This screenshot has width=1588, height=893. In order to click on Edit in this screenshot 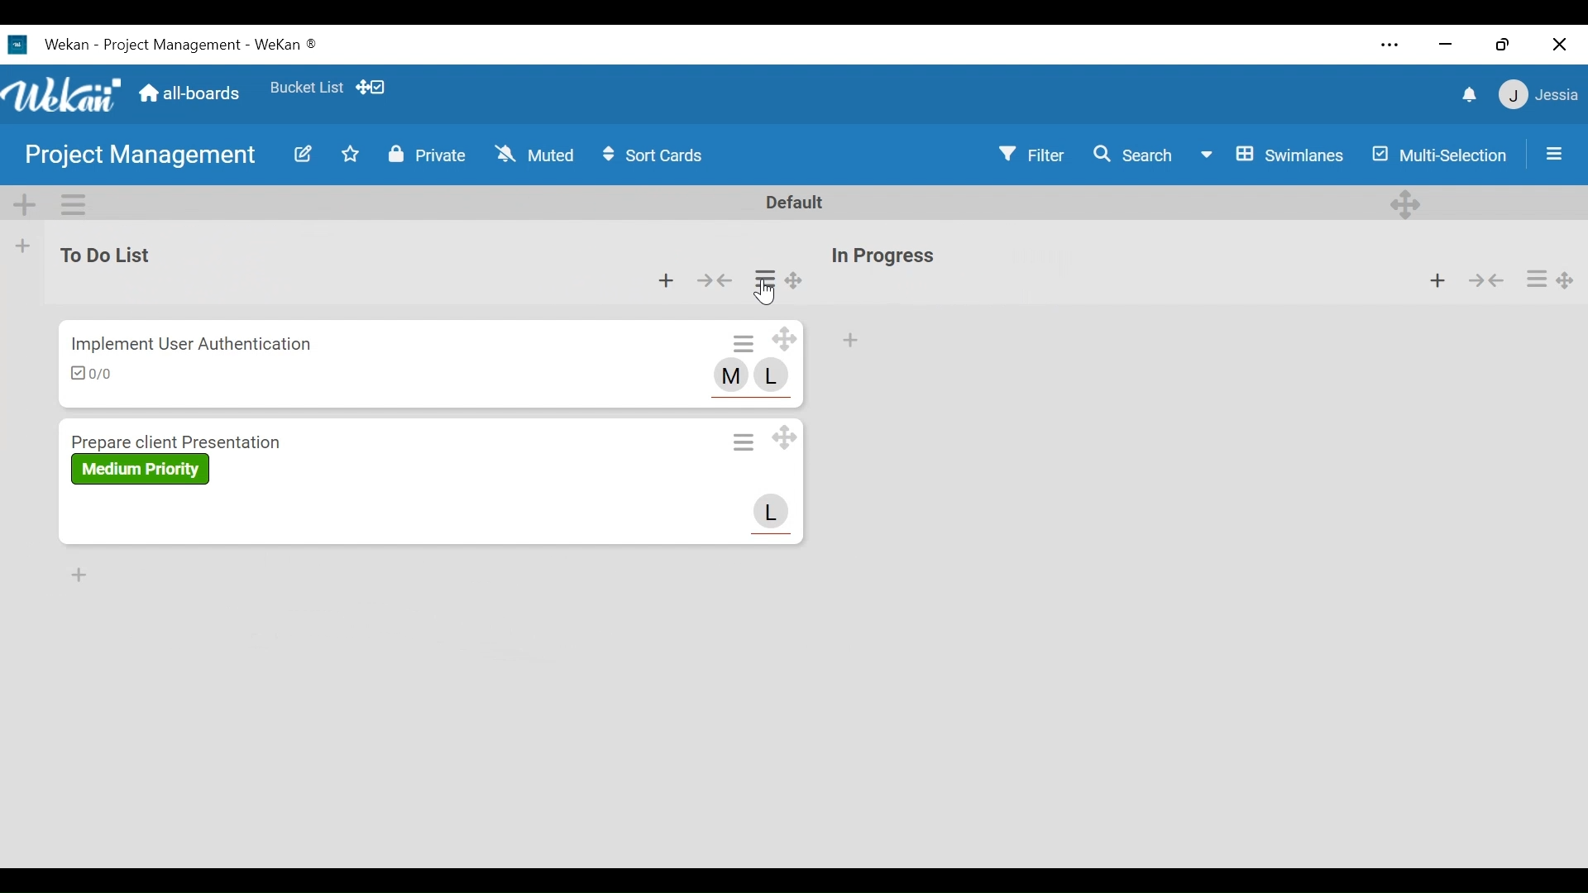, I will do `click(304, 153)`.